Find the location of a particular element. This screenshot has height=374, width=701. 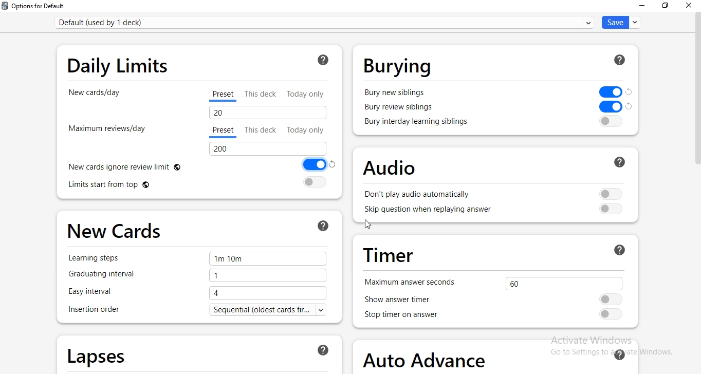

bury new siblings is located at coordinates (396, 91).